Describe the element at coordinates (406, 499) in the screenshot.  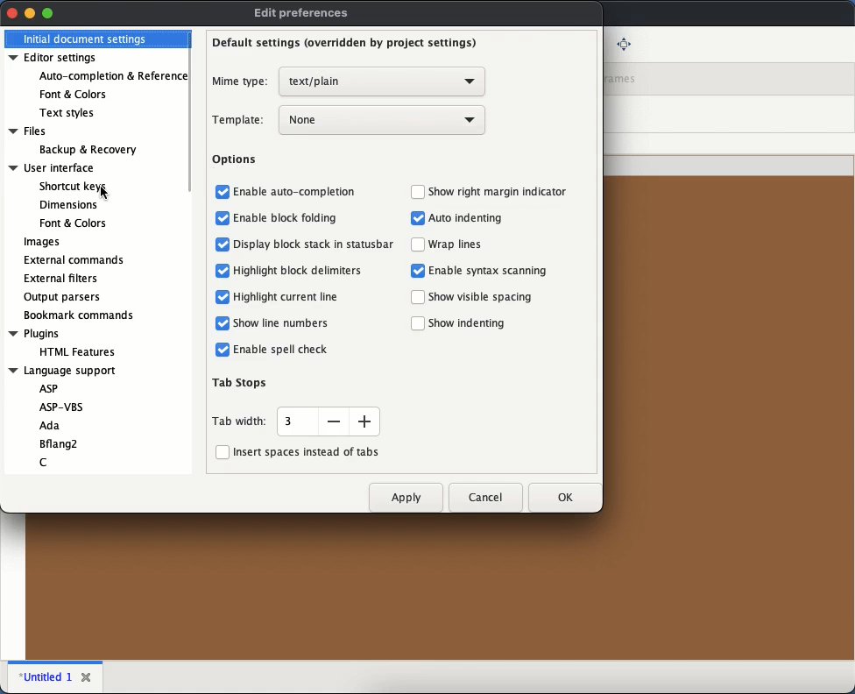
I see `apply` at that location.